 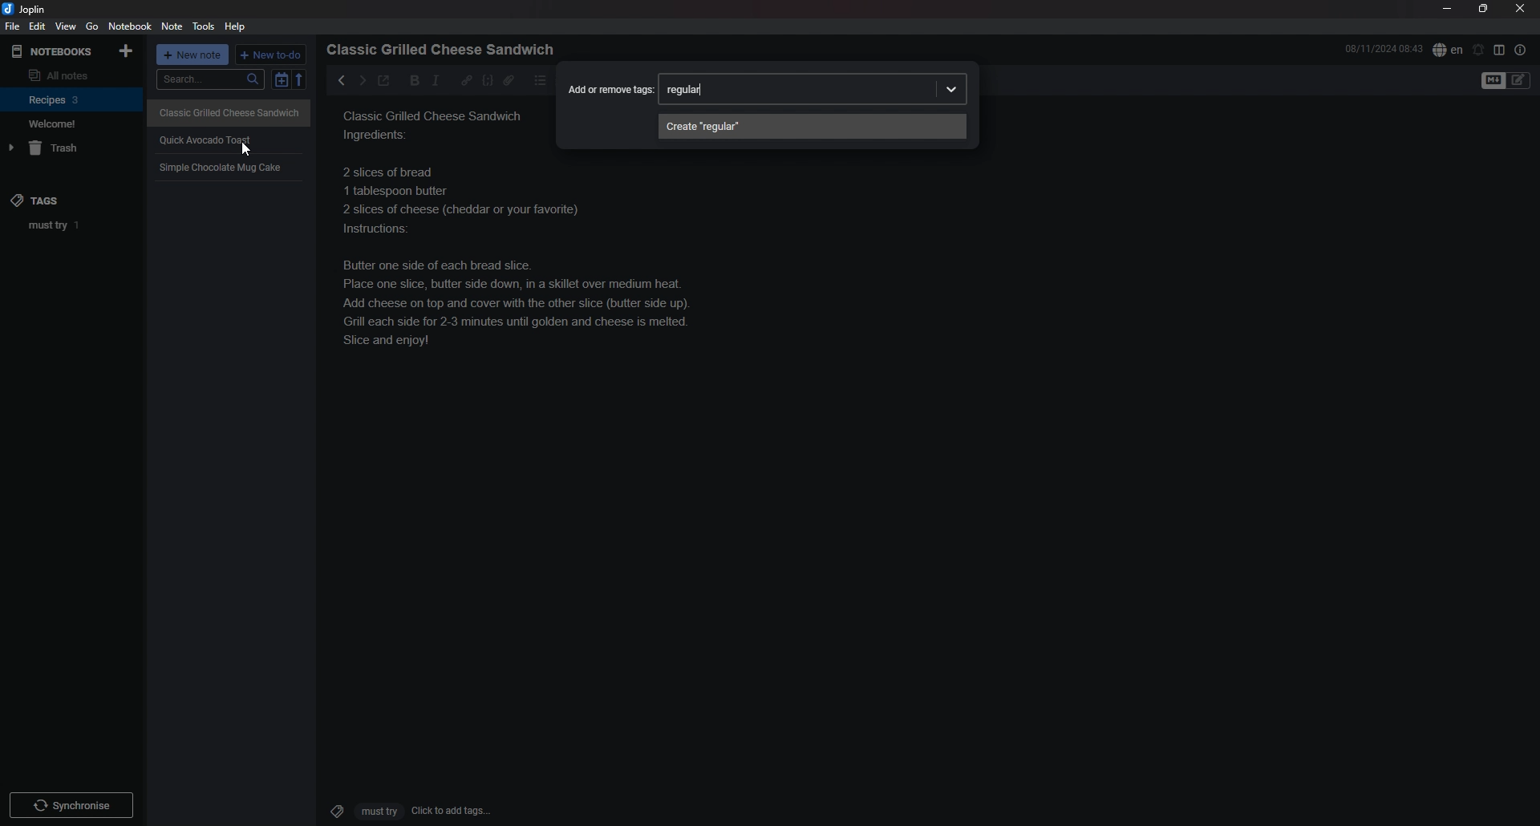 What do you see at coordinates (1483, 9) in the screenshot?
I see `resize` at bounding box center [1483, 9].